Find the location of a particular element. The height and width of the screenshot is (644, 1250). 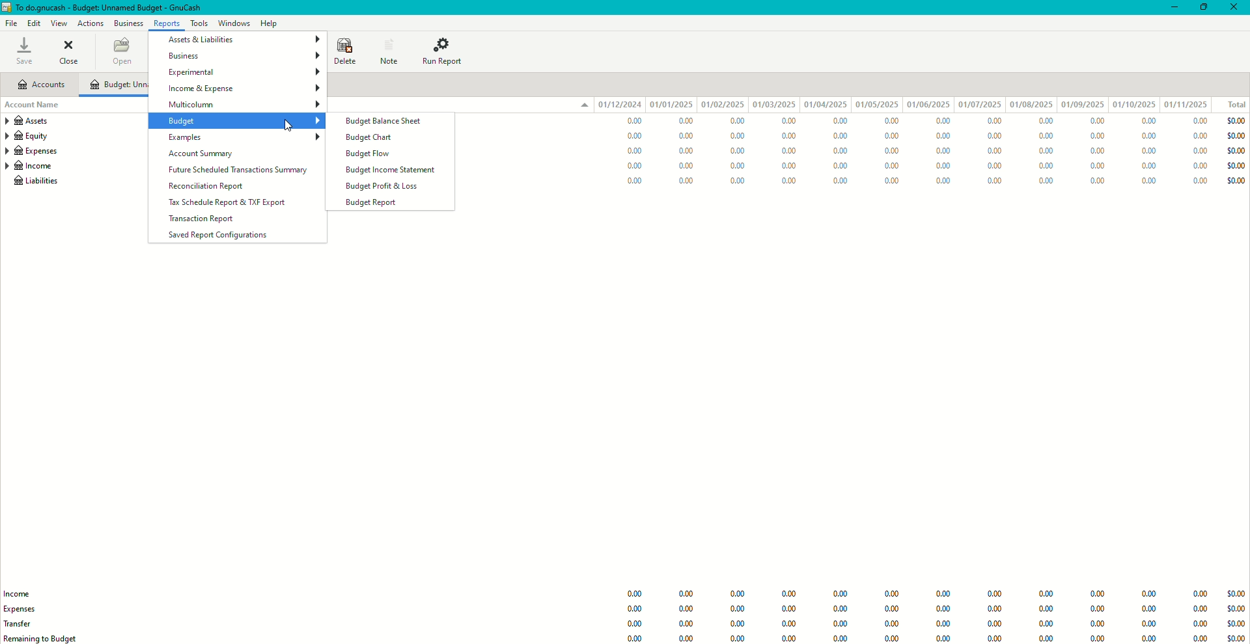

0.00 is located at coordinates (1045, 152).